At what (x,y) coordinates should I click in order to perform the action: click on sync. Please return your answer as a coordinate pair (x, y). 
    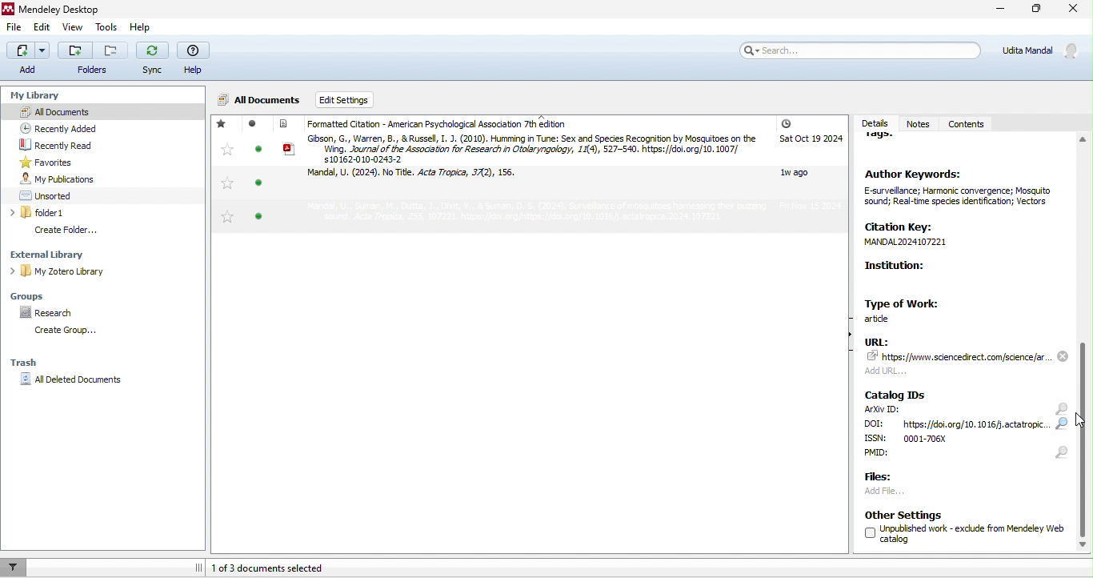
    Looking at the image, I should click on (153, 60).